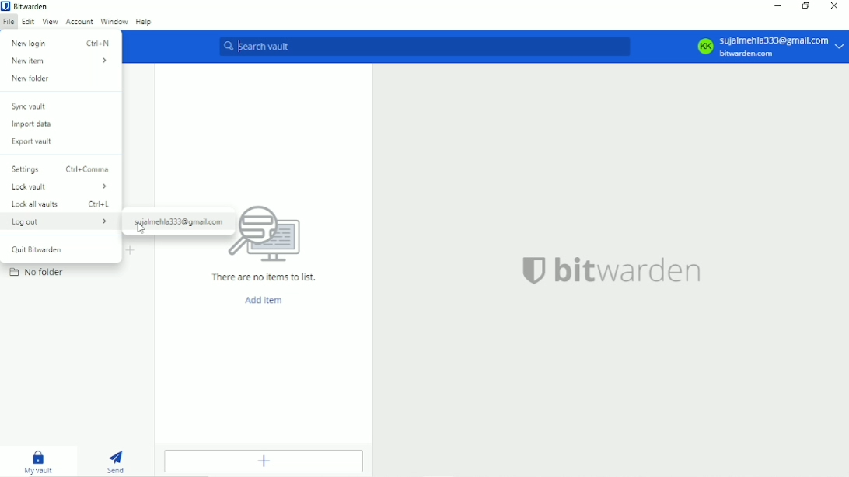 Image resolution: width=849 pixels, height=477 pixels. What do you see at coordinates (113, 21) in the screenshot?
I see `Window` at bounding box center [113, 21].